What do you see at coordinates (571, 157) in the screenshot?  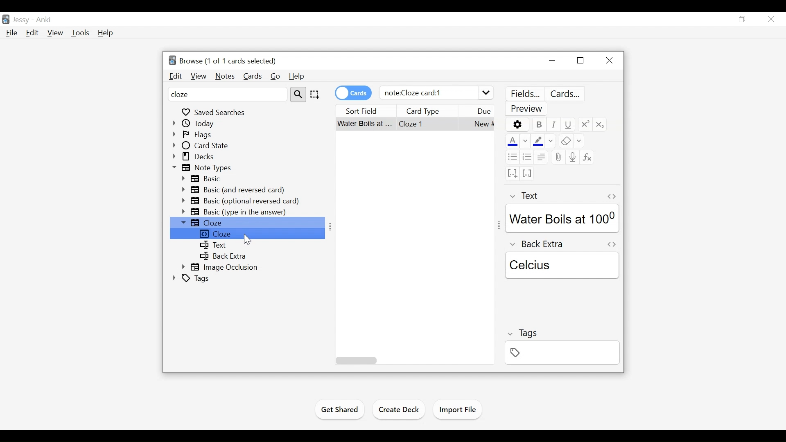 I see `Record Audio` at bounding box center [571, 157].